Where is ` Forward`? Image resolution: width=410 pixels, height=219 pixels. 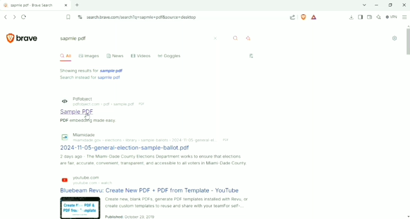  Forward is located at coordinates (14, 17).